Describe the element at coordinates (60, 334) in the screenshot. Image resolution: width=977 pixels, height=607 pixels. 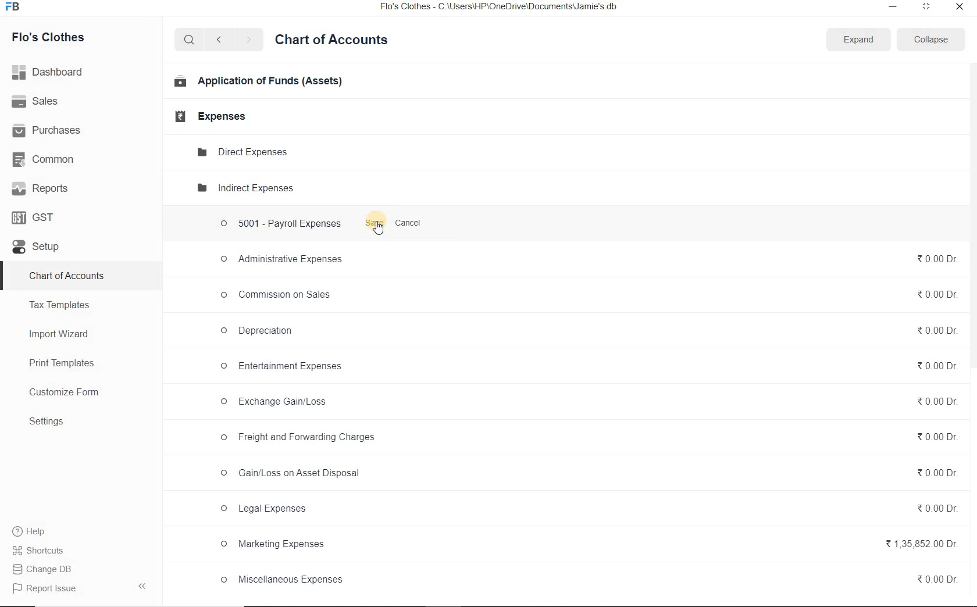
I see `Import Wizard` at that location.